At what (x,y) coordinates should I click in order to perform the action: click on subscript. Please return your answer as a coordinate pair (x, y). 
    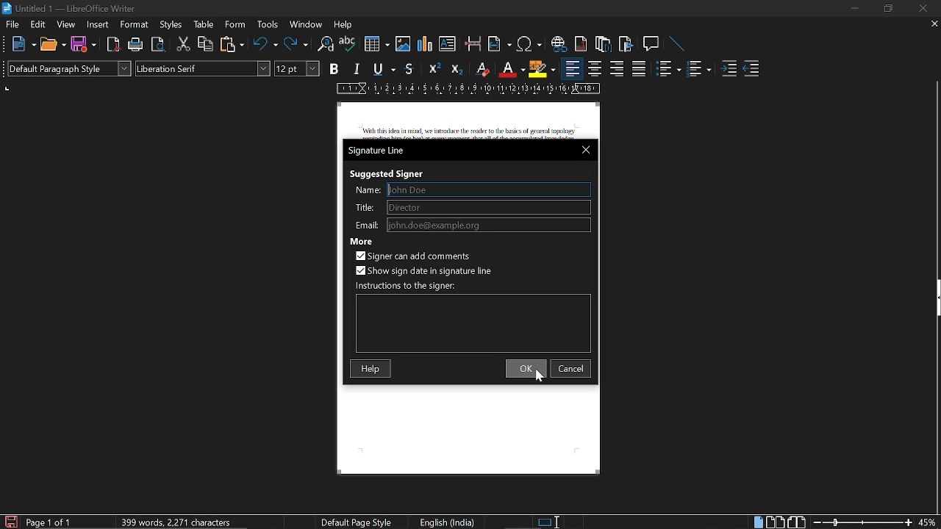
    Looking at the image, I should click on (458, 68).